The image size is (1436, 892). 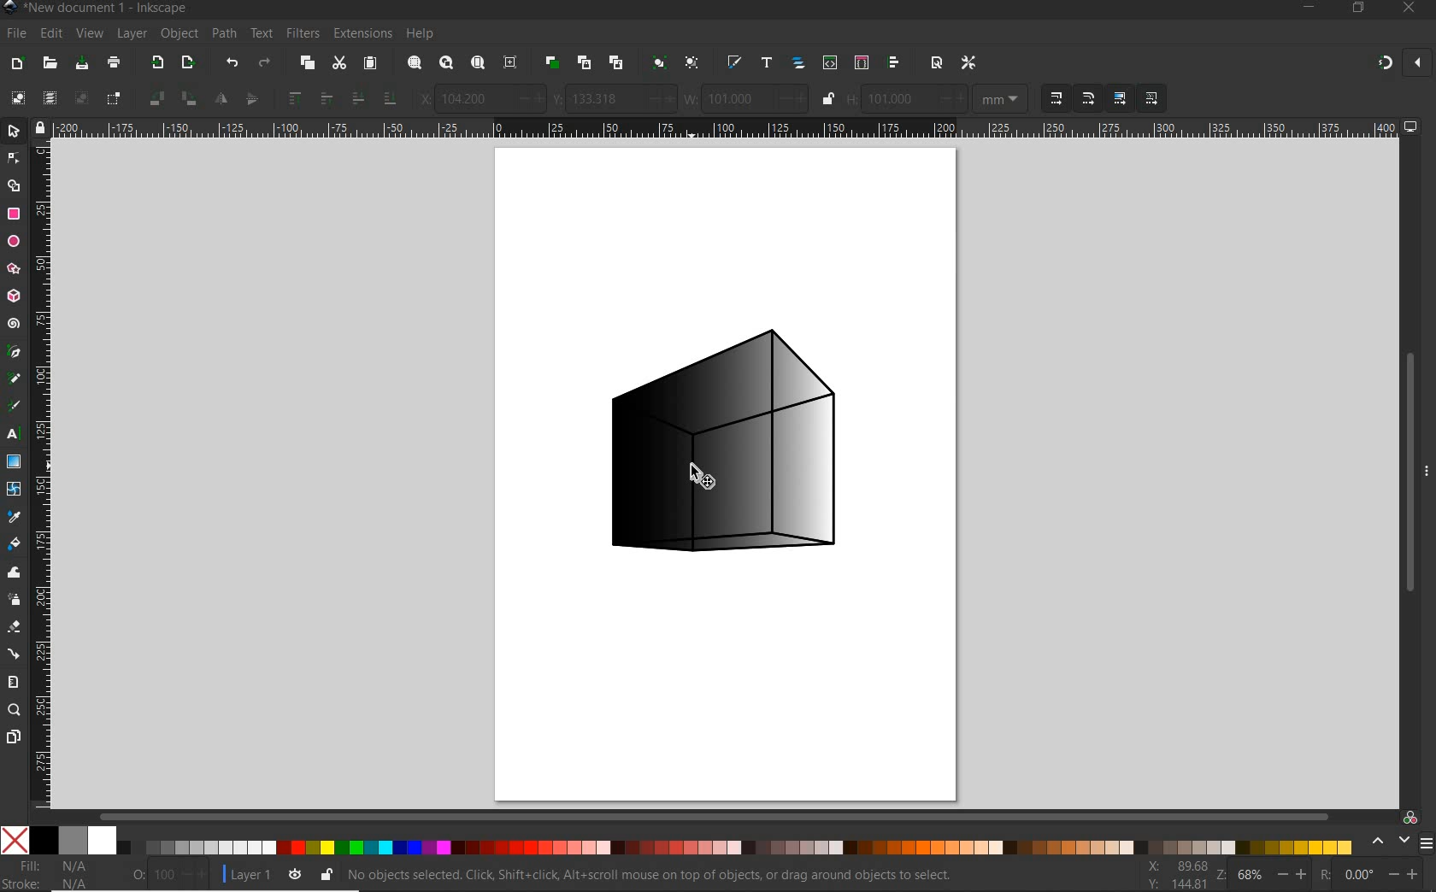 What do you see at coordinates (734, 63) in the screenshot?
I see `OPEN FILL AND STROKE` at bounding box center [734, 63].